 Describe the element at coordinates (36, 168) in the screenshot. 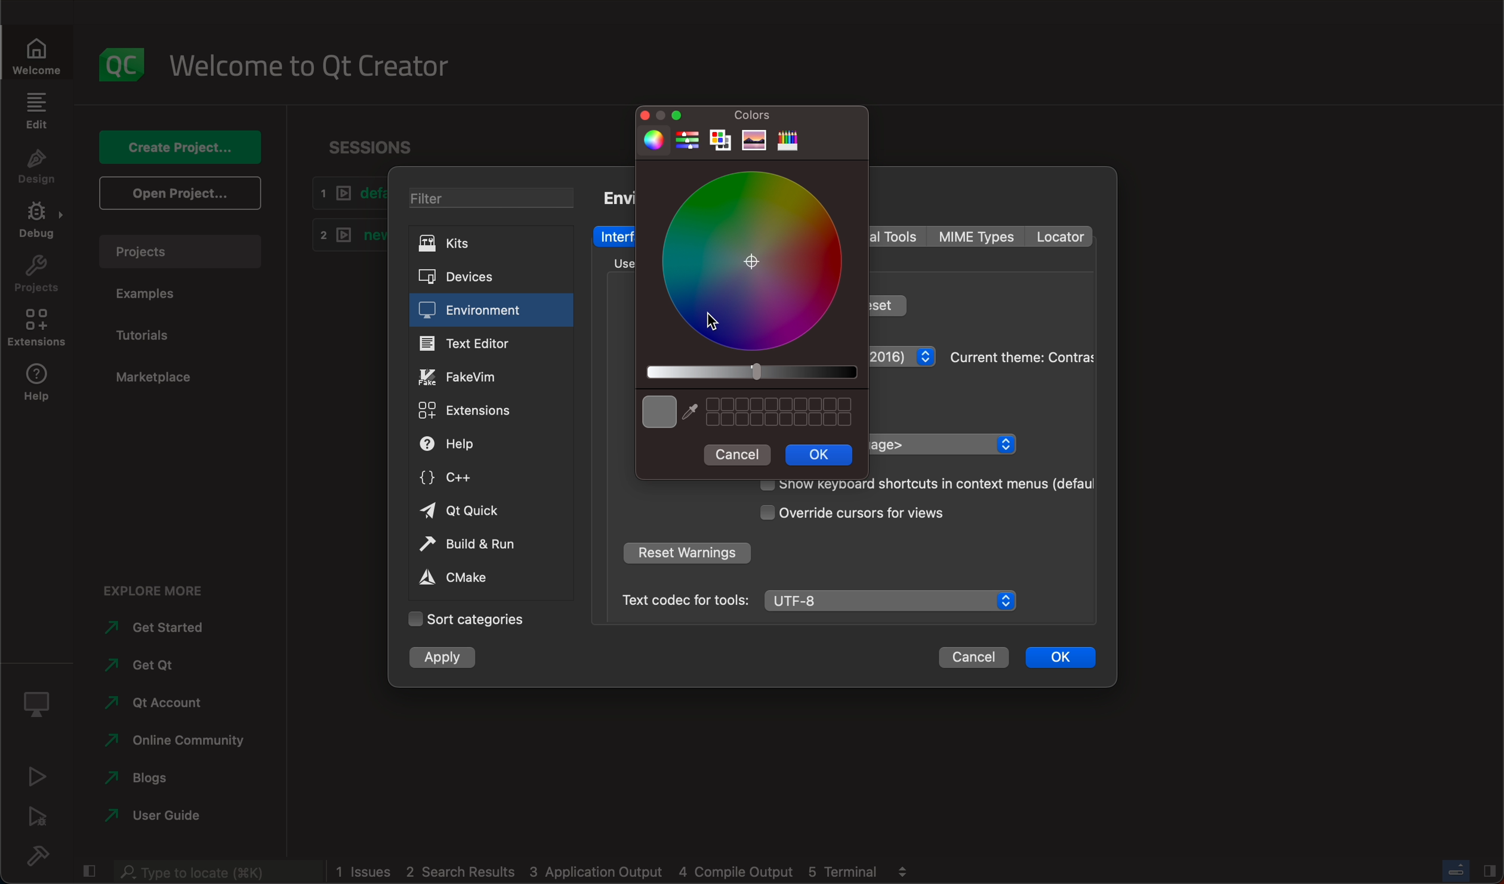

I see `Design` at that location.